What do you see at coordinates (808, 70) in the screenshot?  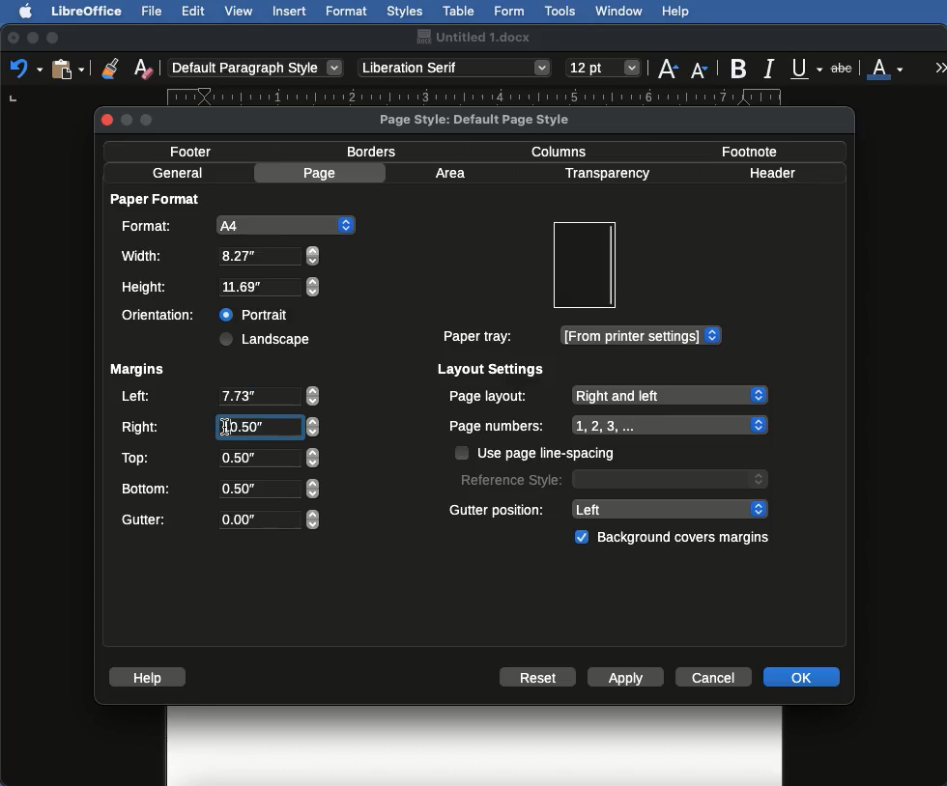 I see `Underline` at bounding box center [808, 70].